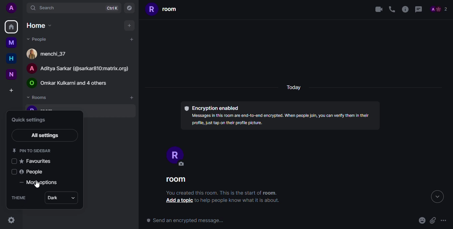  What do you see at coordinates (294, 87) in the screenshot?
I see `today` at bounding box center [294, 87].